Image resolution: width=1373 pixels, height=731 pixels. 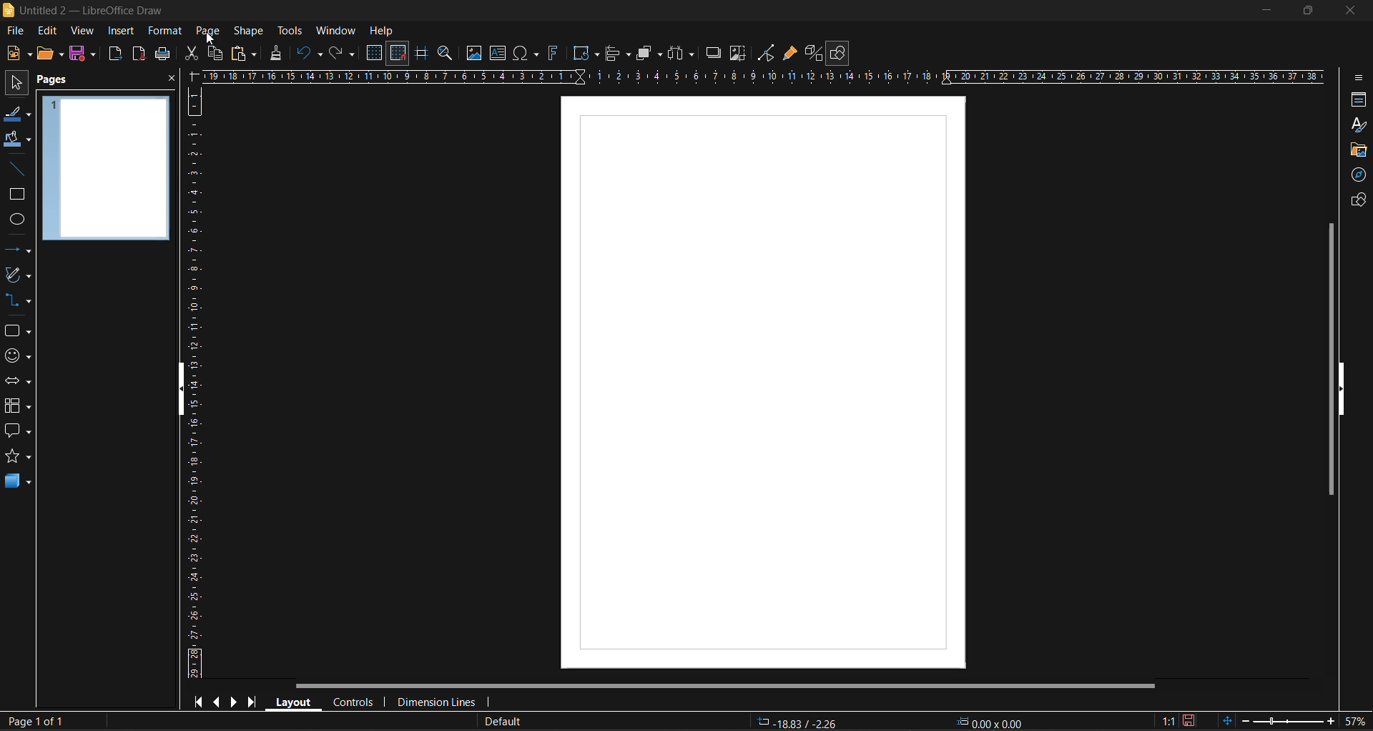 I want to click on zoom out, so click(x=1245, y=720).